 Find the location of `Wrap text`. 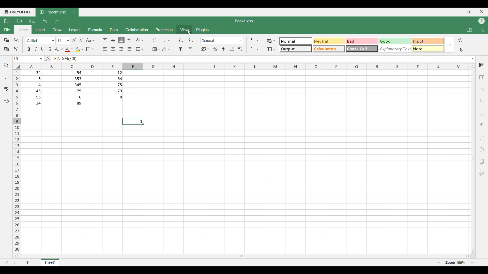

Wrap text is located at coordinates (130, 40).